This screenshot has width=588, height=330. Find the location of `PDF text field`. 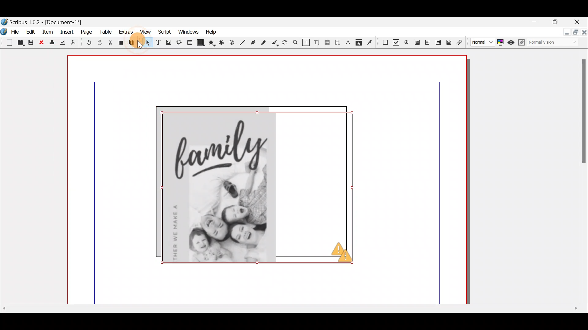

PDF text field is located at coordinates (416, 42).